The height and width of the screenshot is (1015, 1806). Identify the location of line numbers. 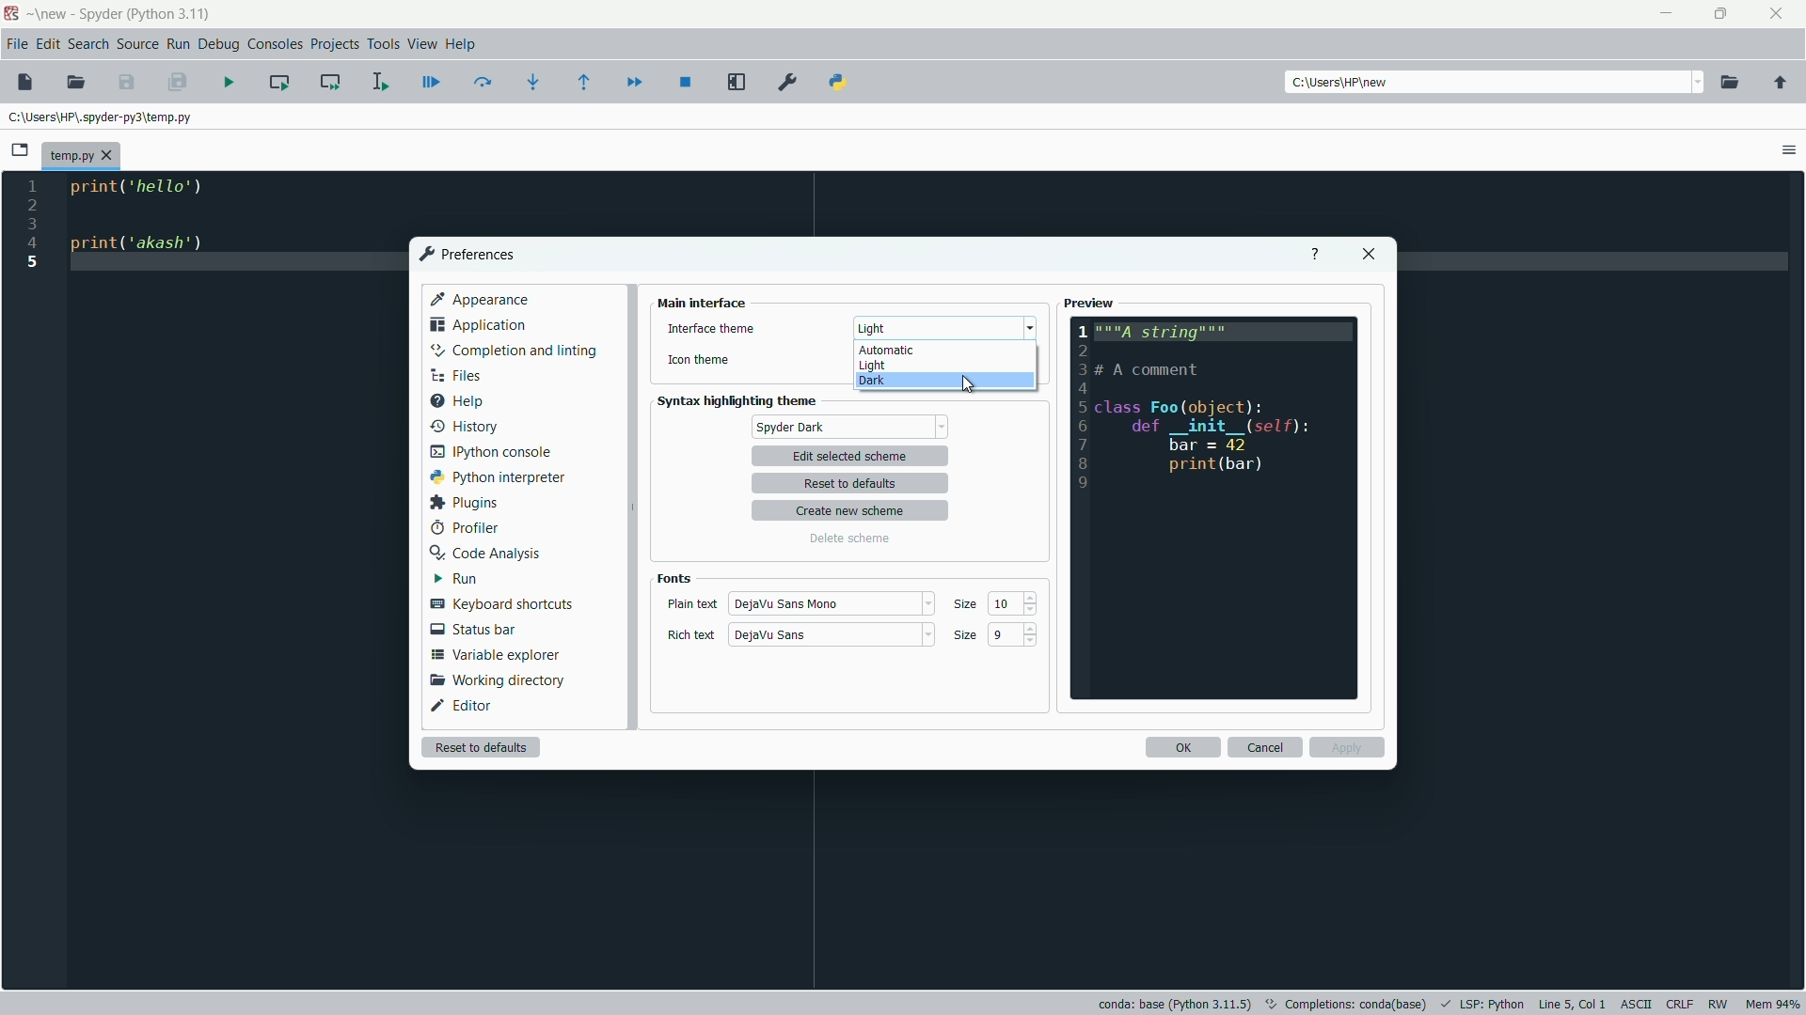
(32, 225).